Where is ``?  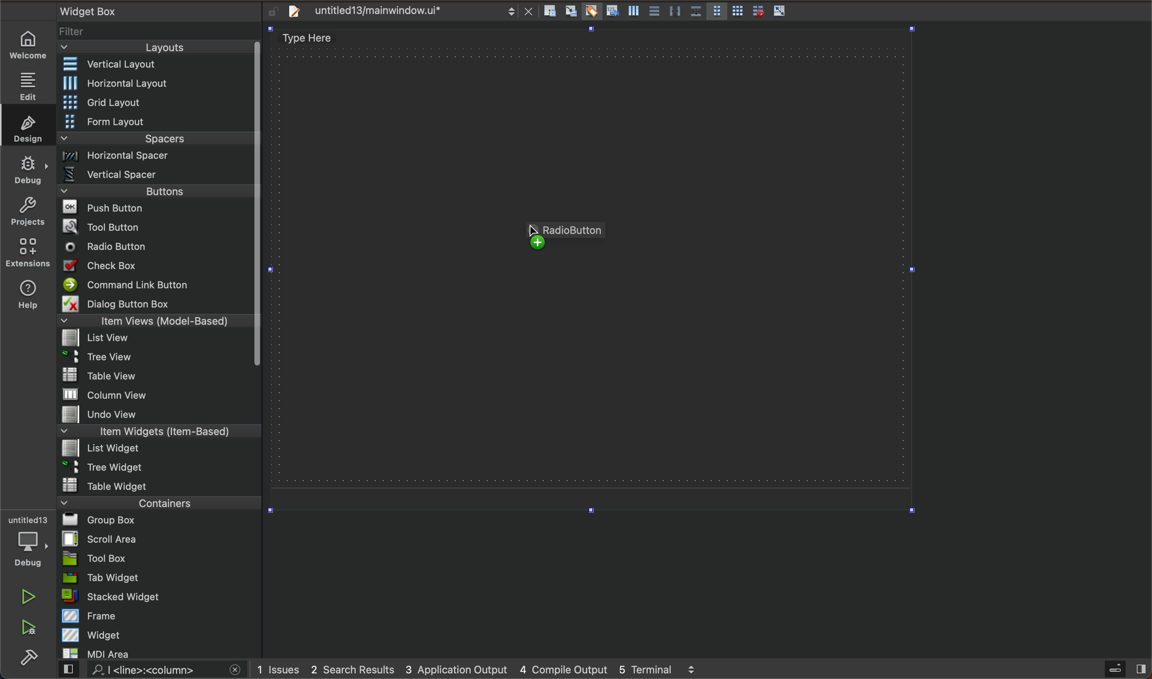
 is located at coordinates (653, 12).